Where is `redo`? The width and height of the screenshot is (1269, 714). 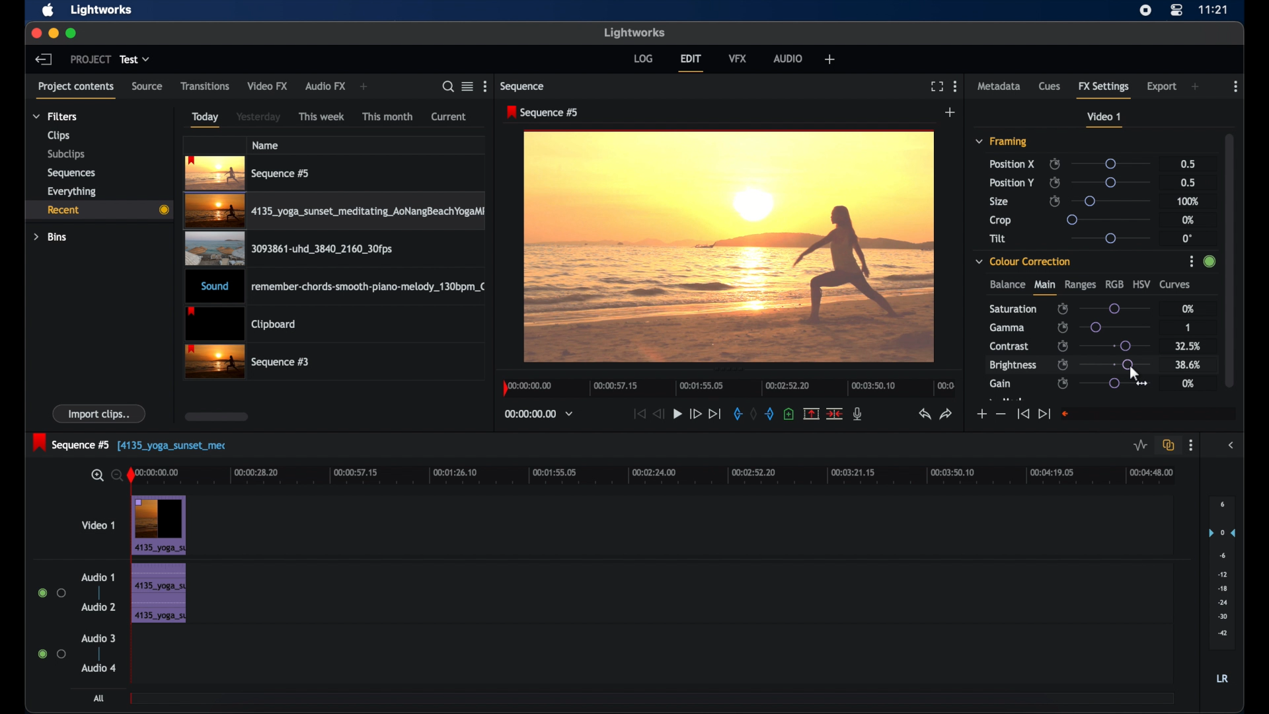 redo is located at coordinates (947, 414).